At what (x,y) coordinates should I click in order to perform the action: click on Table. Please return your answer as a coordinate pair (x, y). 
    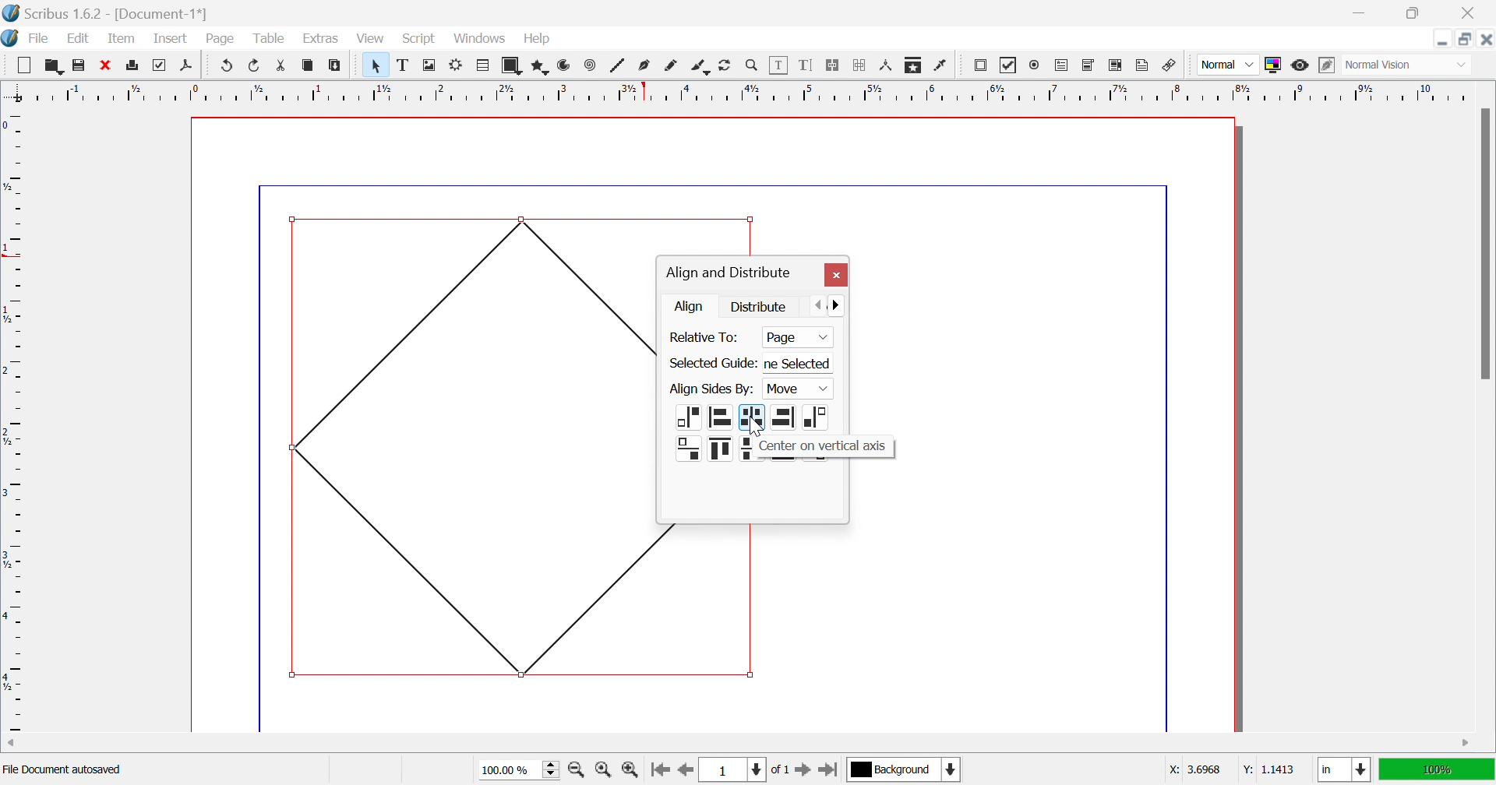
    Looking at the image, I should click on (484, 66).